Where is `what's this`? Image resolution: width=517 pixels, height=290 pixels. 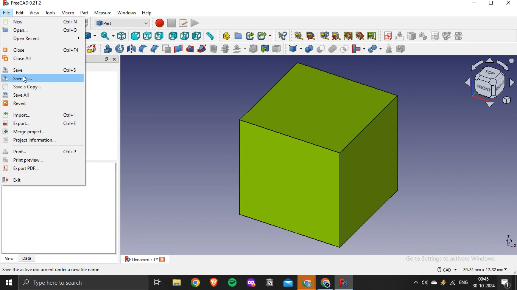
what's this is located at coordinates (283, 36).